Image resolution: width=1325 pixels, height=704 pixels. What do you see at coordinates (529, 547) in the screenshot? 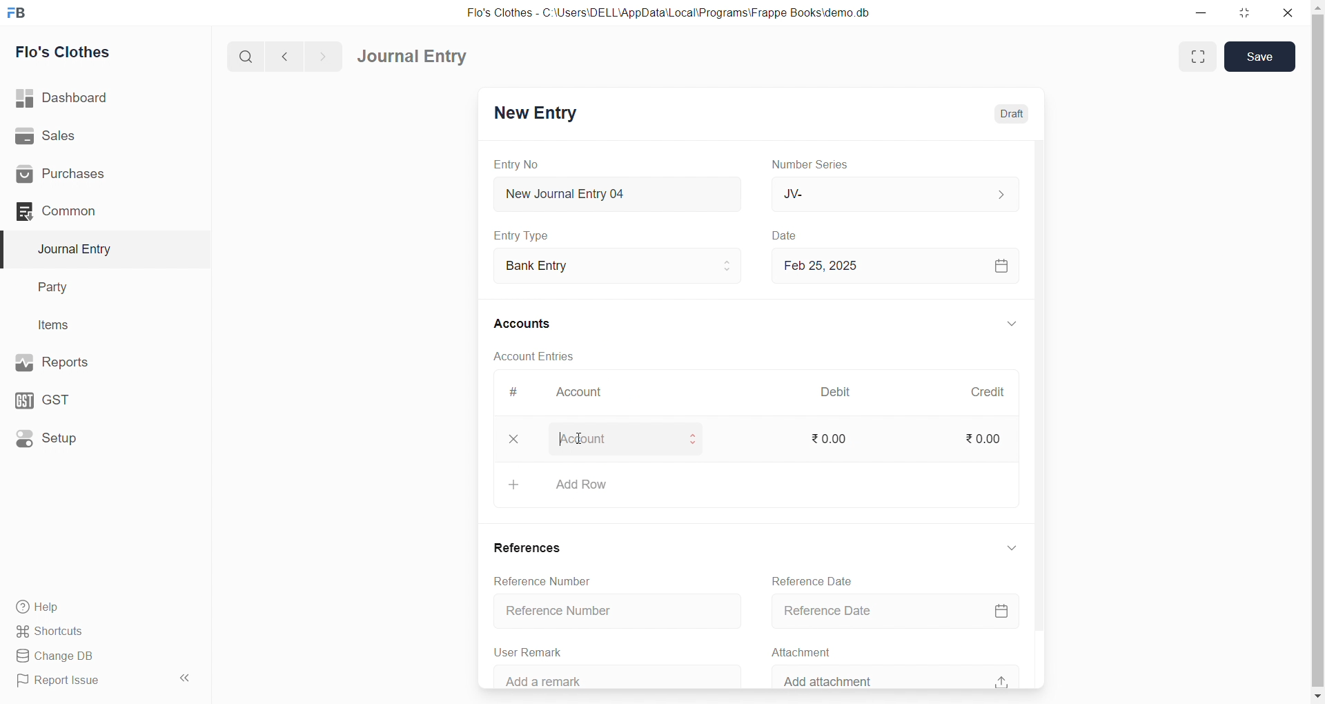
I see `References` at bounding box center [529, 547].